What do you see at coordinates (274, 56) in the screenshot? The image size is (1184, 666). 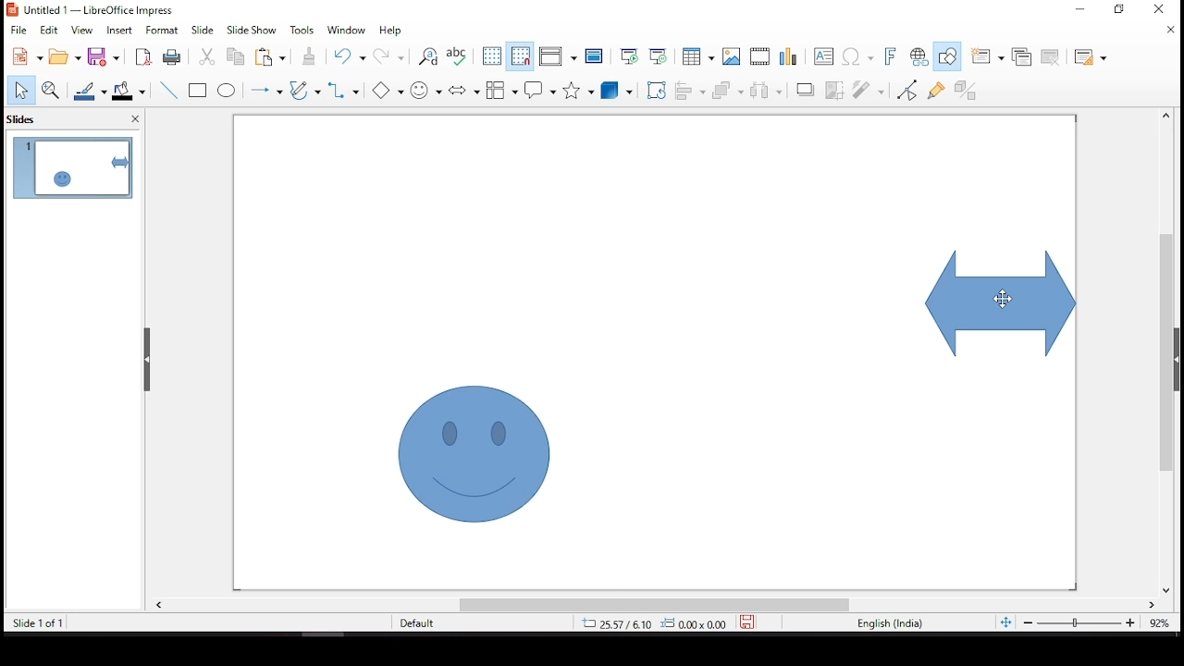 I see `paste` at bounding box center [274, 56].